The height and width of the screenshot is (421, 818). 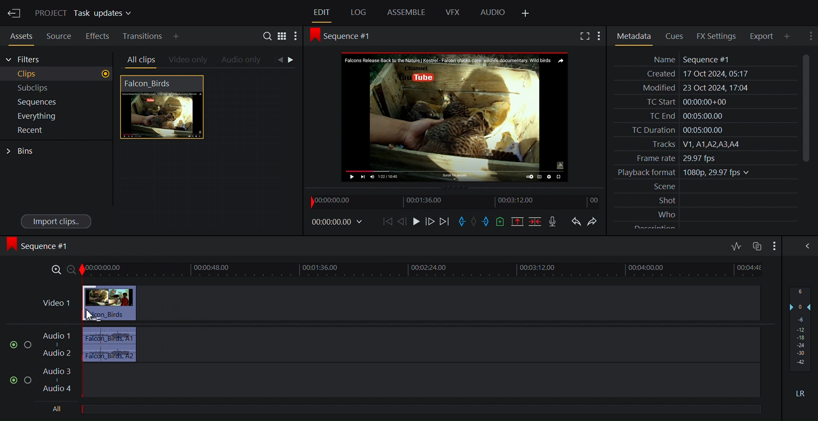 What do you see at coordinates (140, 60) in the screenshot?
I see `All clips` at bounding box center [140, 60].